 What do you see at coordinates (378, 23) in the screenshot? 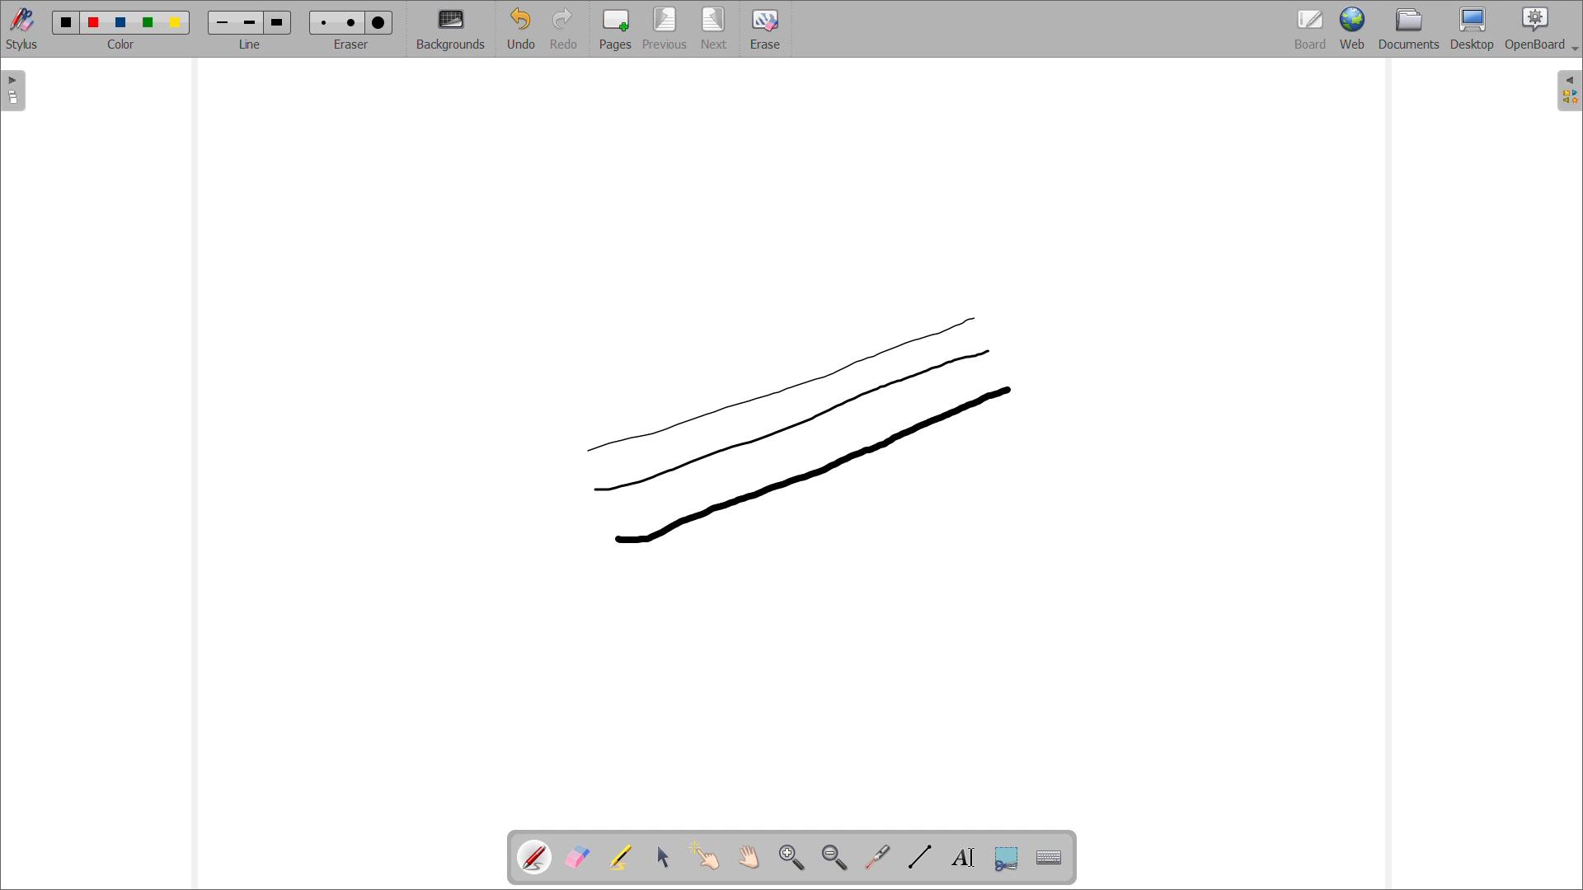
I see `Eraser size` at bounding box center [378, 23].